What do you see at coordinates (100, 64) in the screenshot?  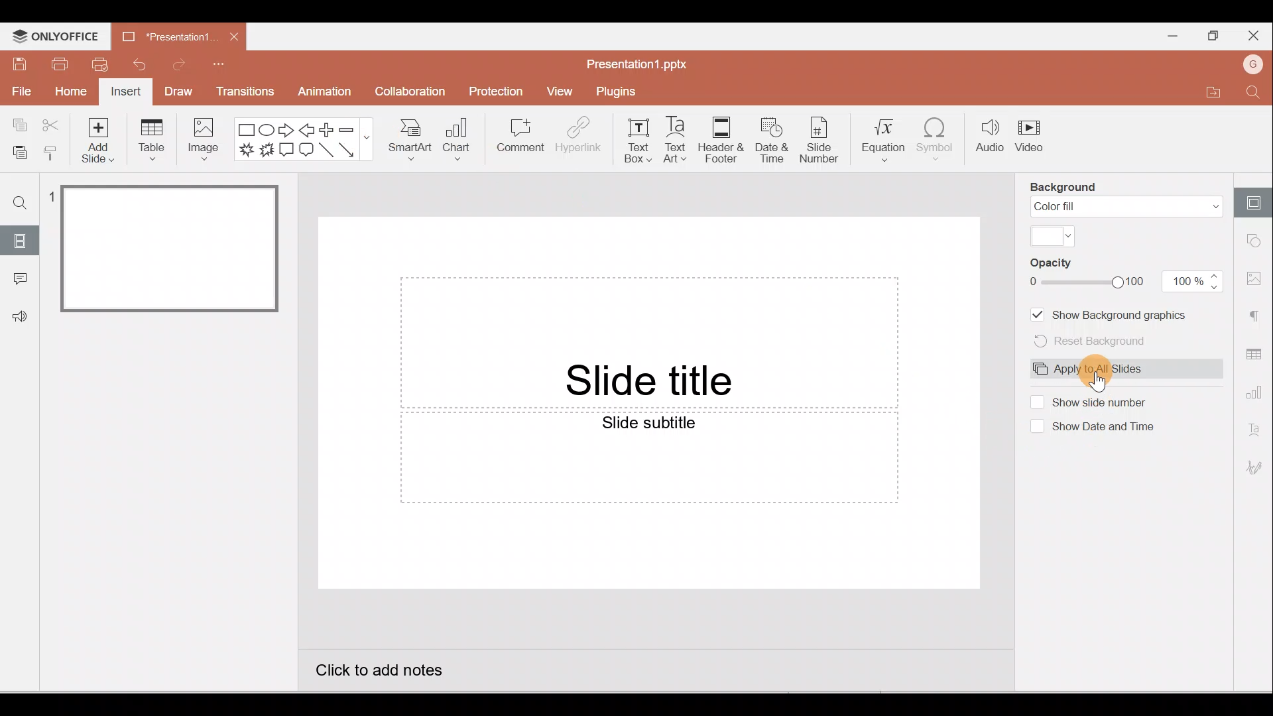 I see `Quick print` at bounding box center [100, 64].